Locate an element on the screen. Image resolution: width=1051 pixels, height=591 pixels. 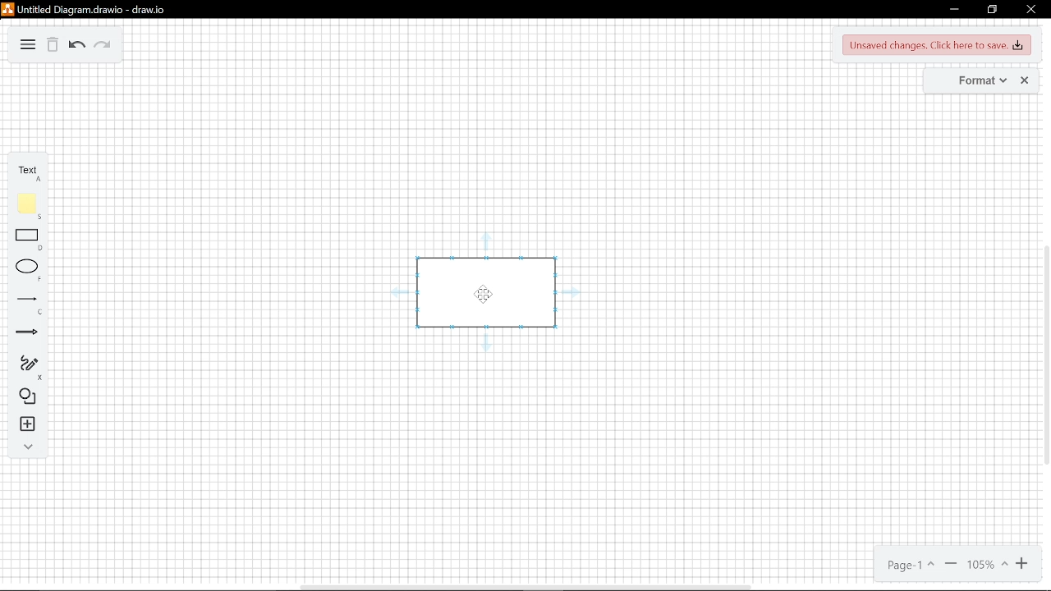
undo is located at coordinates (78, 46).